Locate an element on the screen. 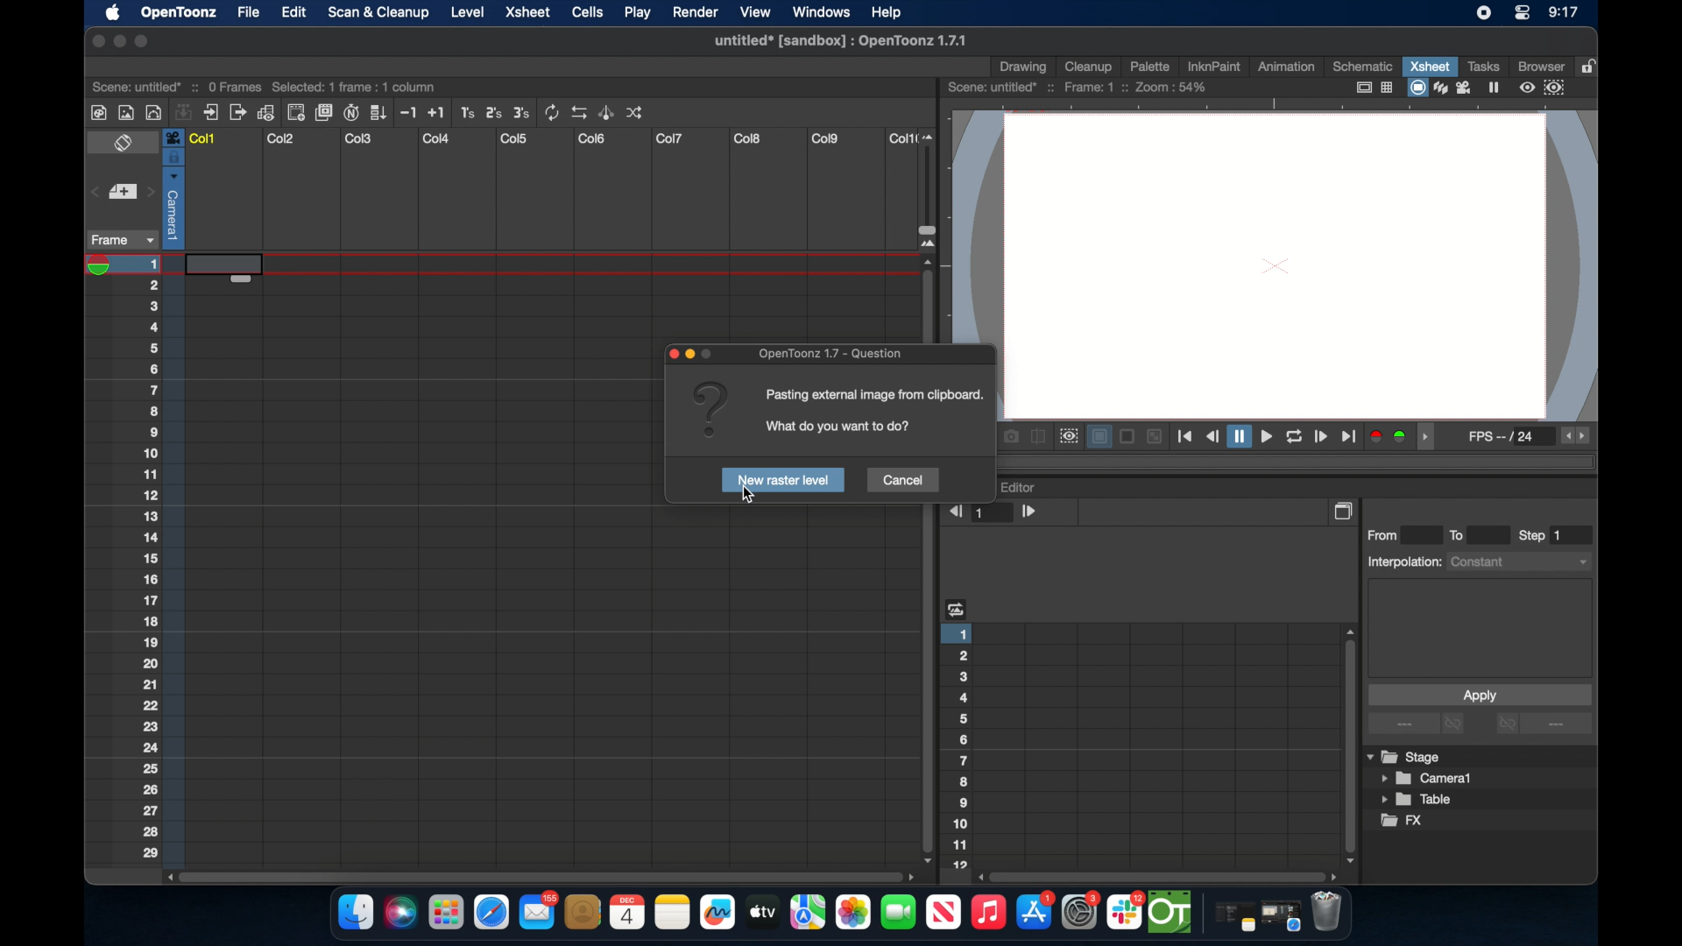 This screenshot has height=946, width=1682. browser is located at coordinates (1539, 65).